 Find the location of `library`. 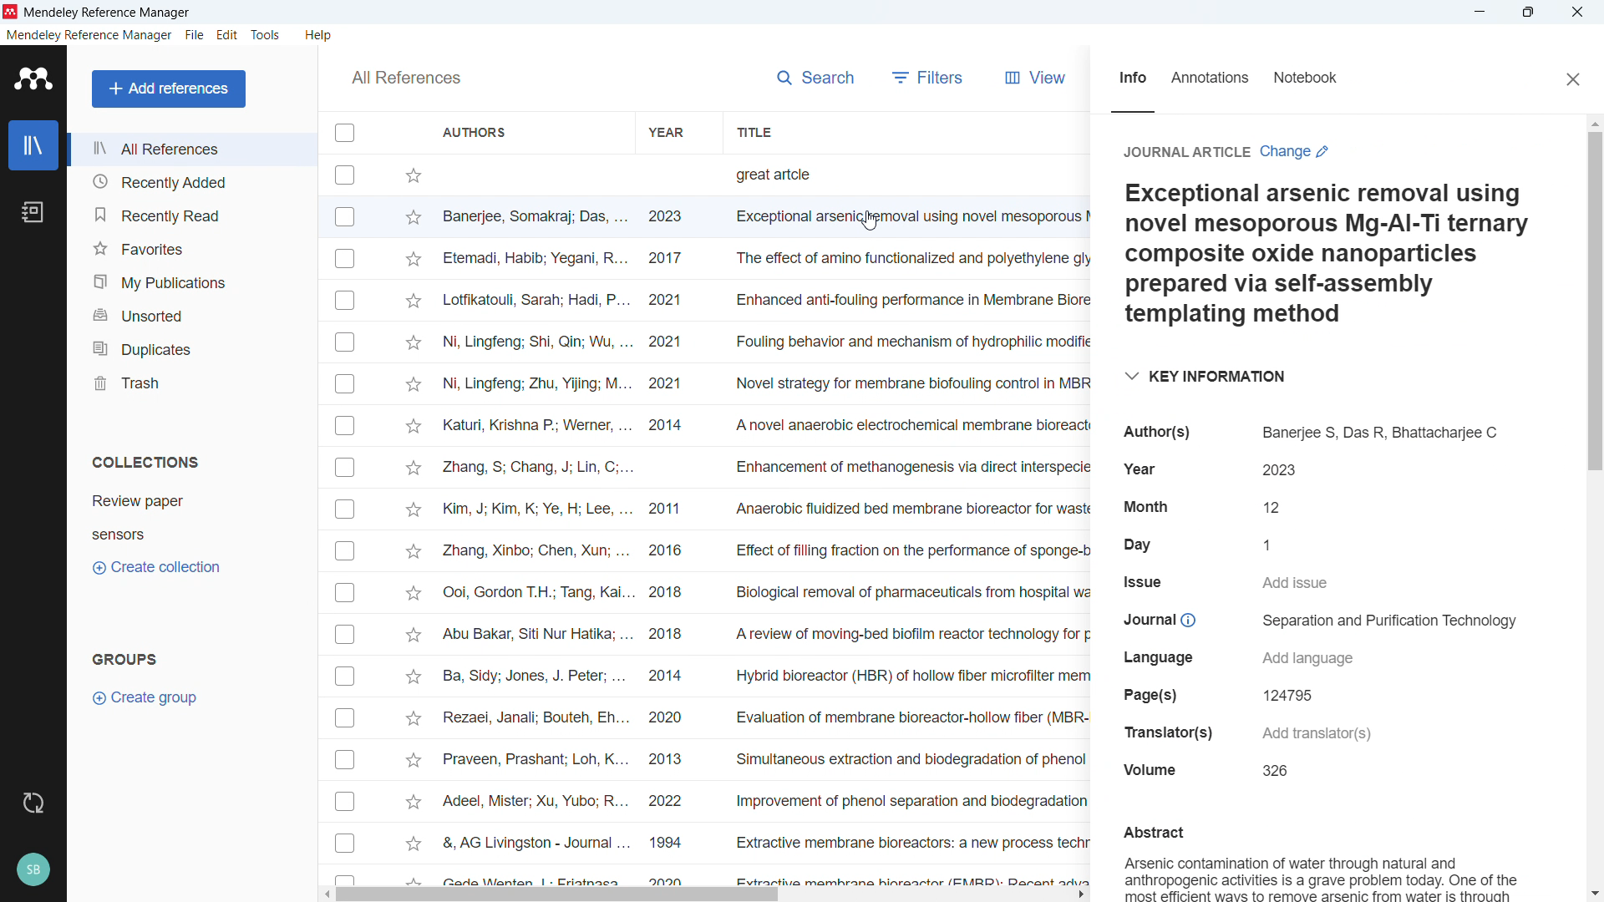

library is located at coordinates (33, 145).